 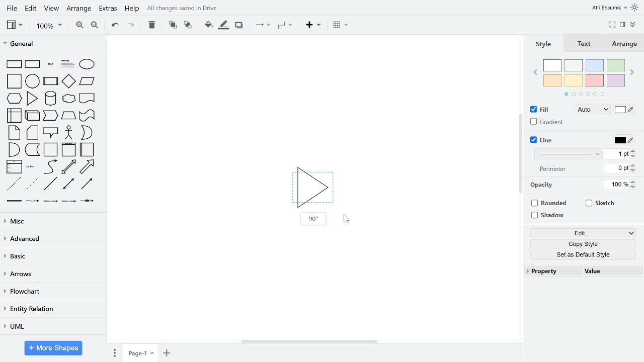 What do you see at coordinates (585, 44) in the screenshot?
I see `text` at bounding box center [585, 44].